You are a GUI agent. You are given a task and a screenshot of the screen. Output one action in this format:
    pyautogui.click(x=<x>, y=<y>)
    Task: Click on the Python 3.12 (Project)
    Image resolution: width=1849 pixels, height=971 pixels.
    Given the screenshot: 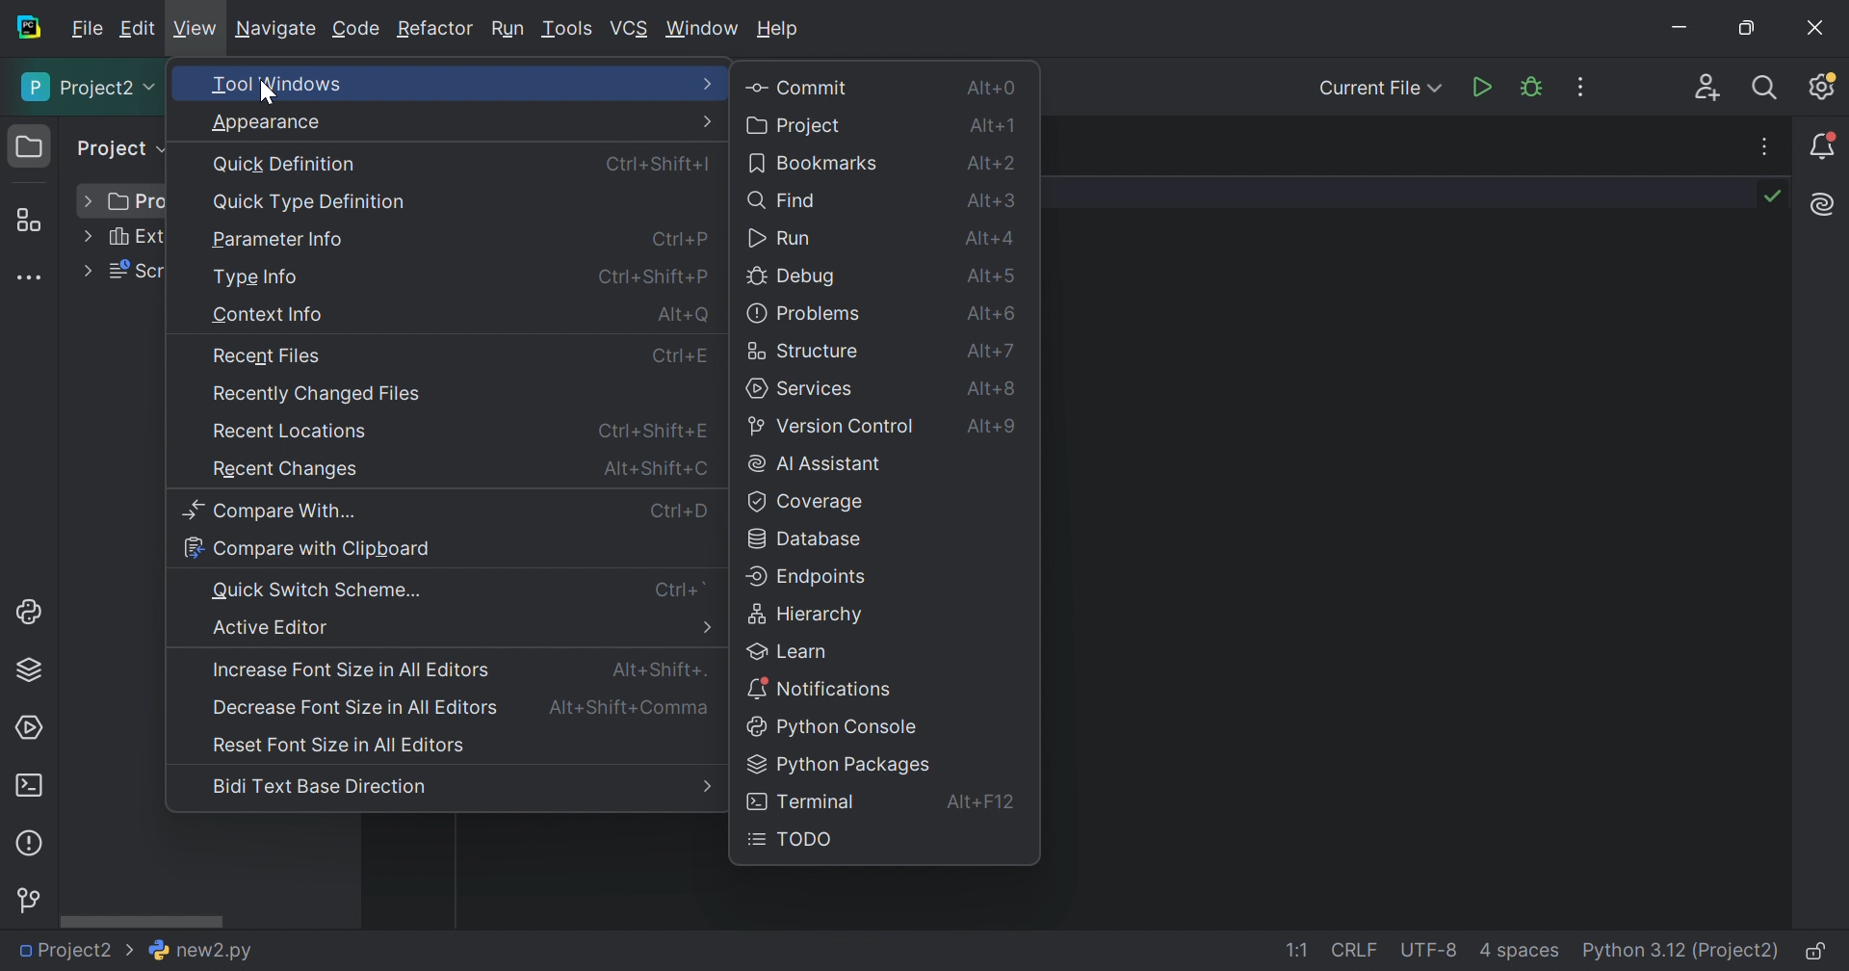 What is the action you would take?
    pyautogui.click(x=1681, y=950)
    